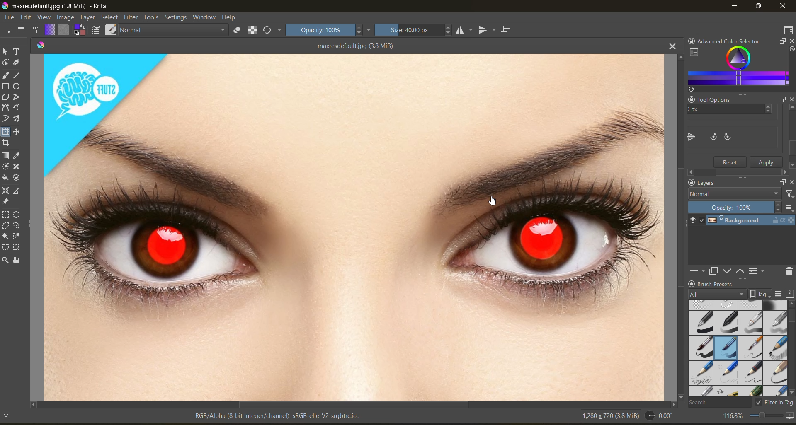 The height and width of the screenshot is (425, 796). What do you see at coordinates (758, 270) in the screenshot?
I see `view or change the layer properties` at bounding box center [758, 270].